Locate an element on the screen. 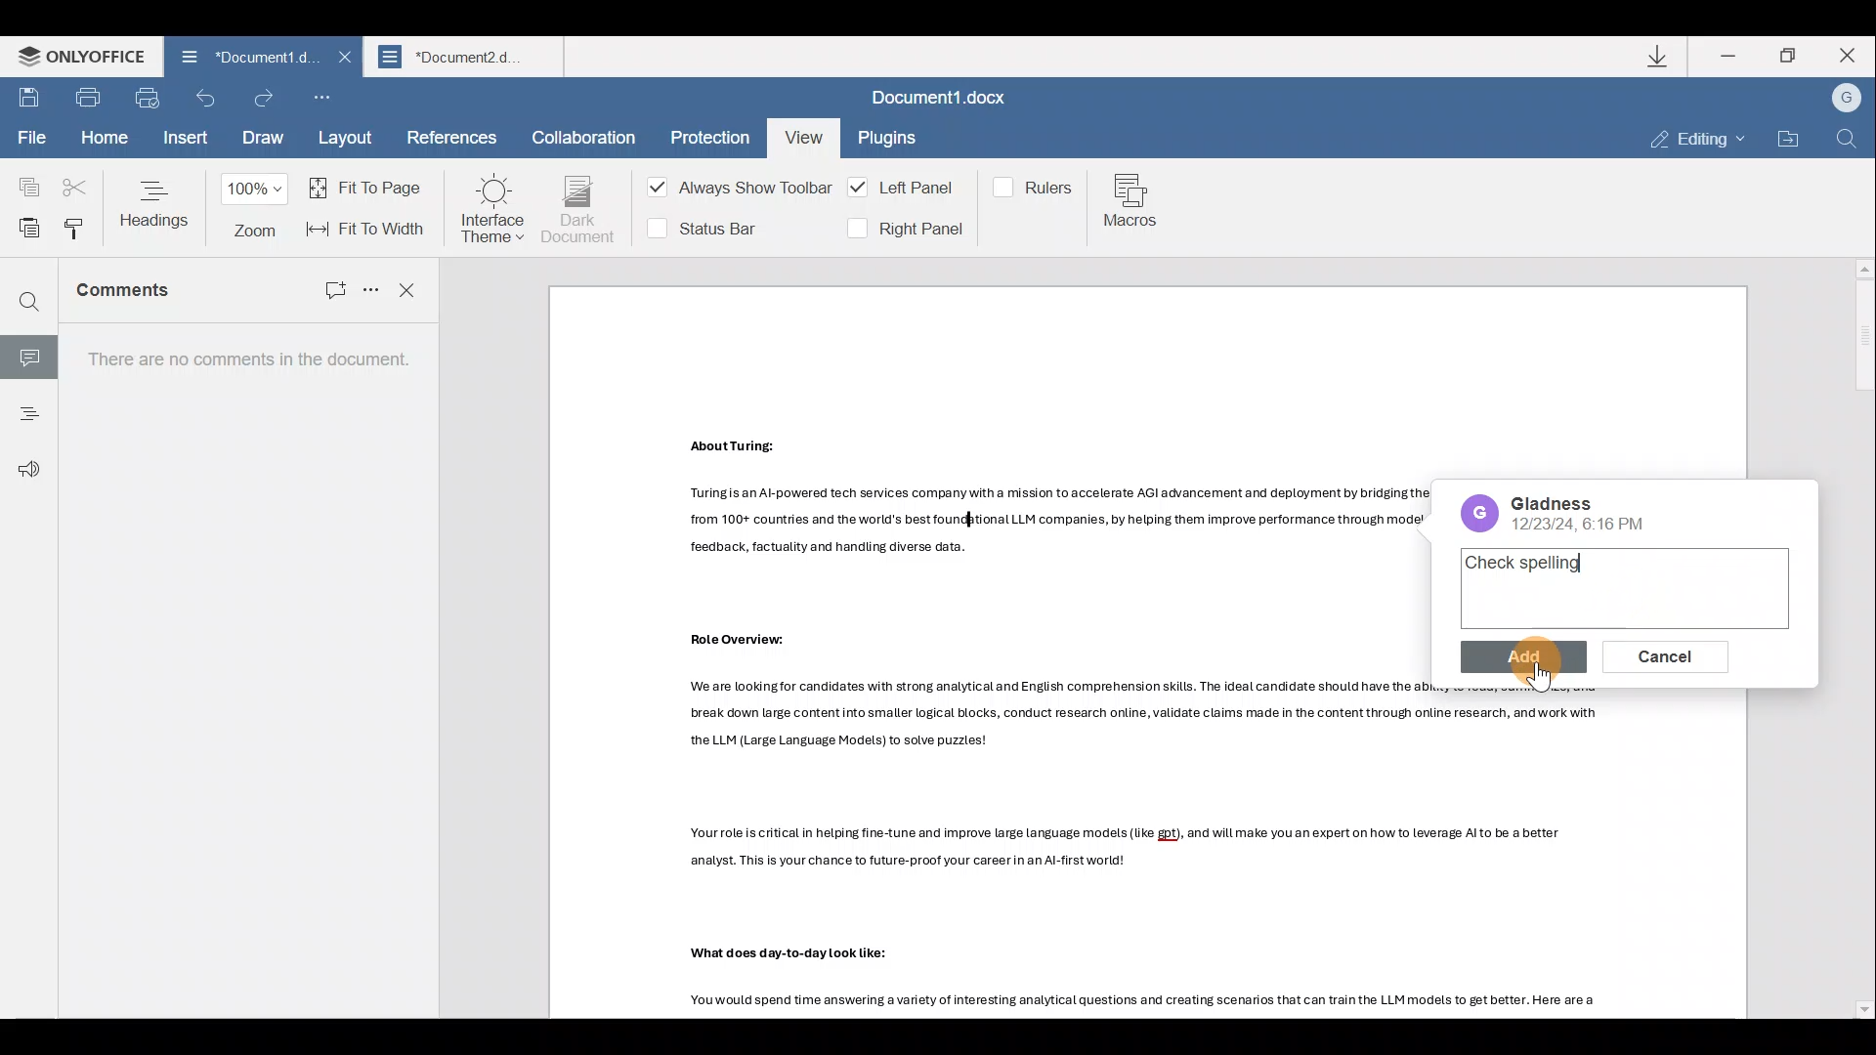 The image size is (1876, 1055). Find is located at coordinates (1847, 140).